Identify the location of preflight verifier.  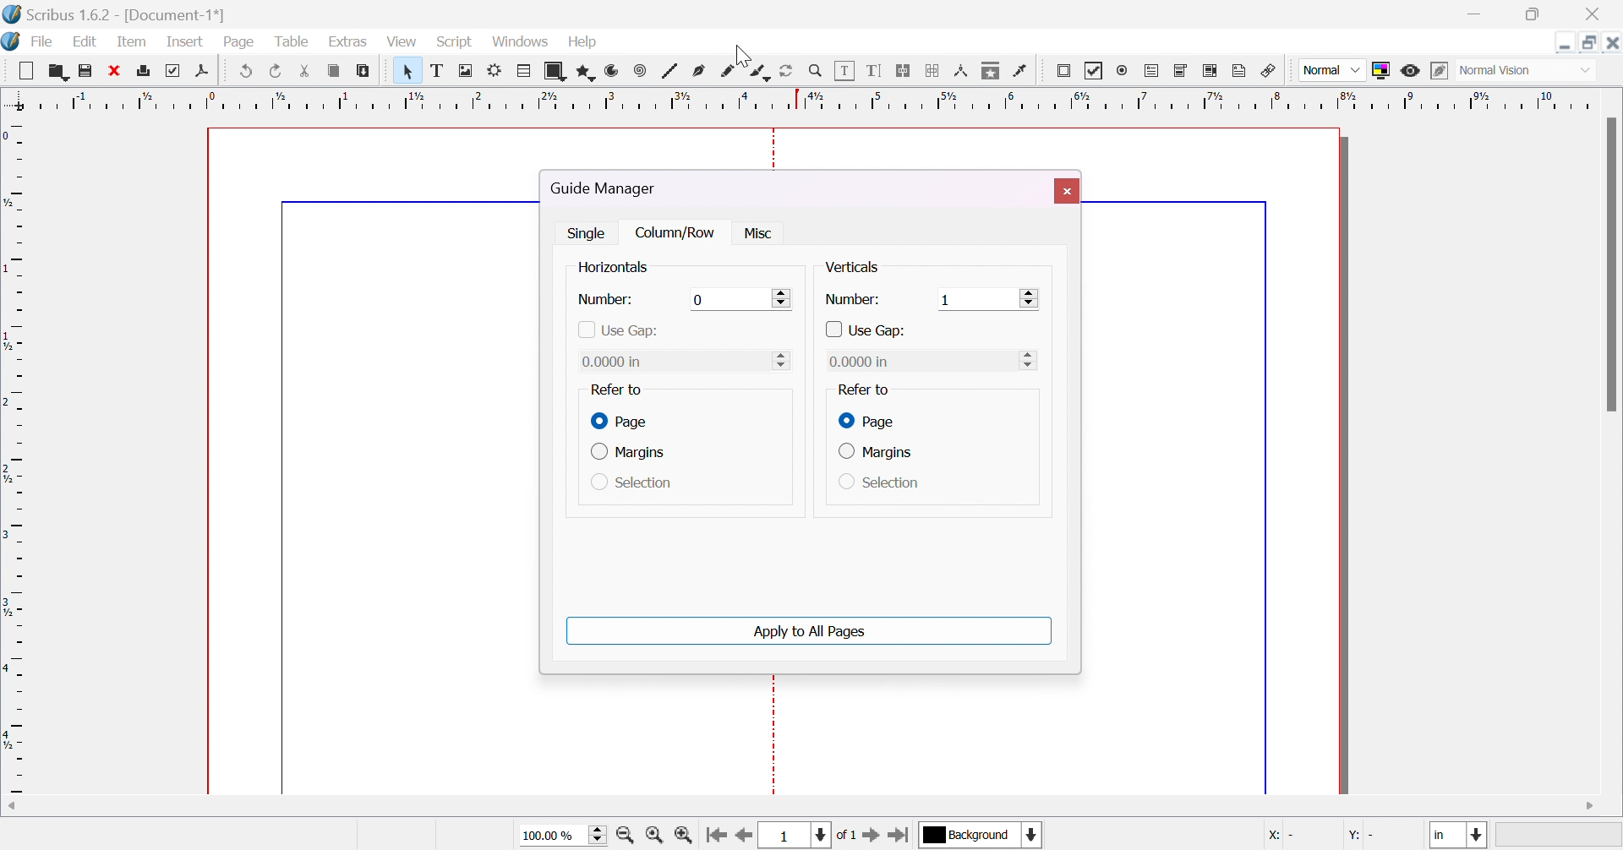
(178, 69).